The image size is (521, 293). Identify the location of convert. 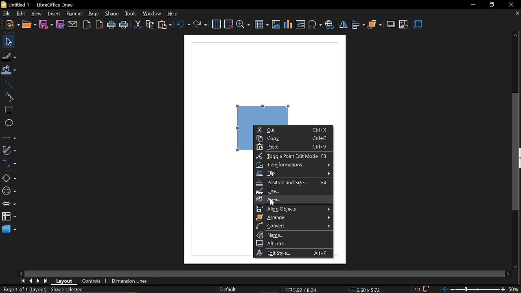
(292, 226).